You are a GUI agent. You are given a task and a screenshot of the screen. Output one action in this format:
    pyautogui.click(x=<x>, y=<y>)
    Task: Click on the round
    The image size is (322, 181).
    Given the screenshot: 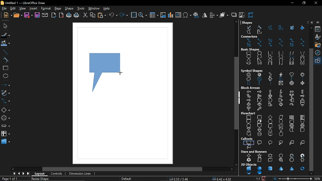 What is the action you would take?
    pyautogui.click(x=271, y=142)
    